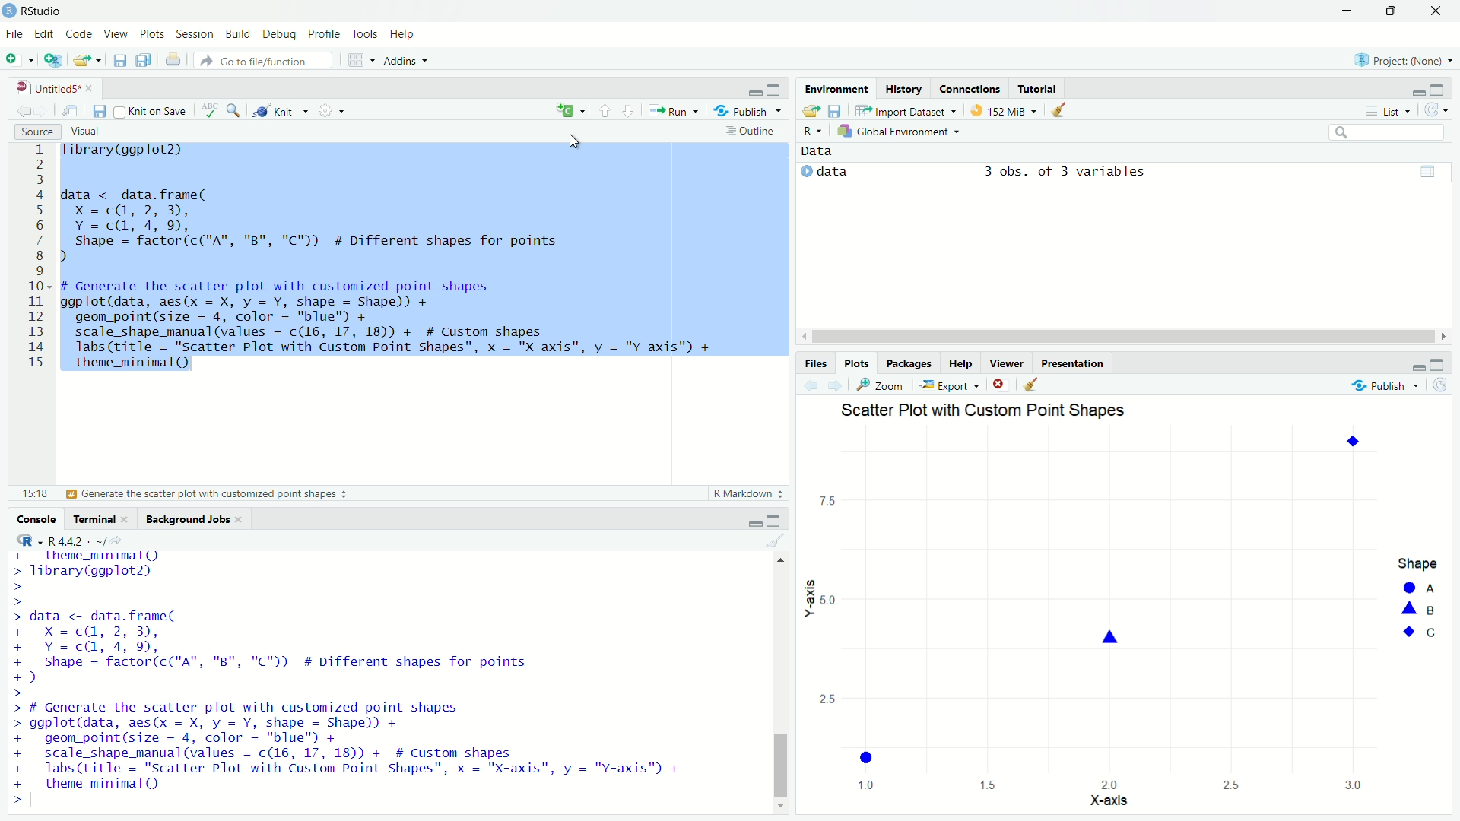 Image resolution: width=1460 pixels, height=821 pixels. What do you see at coordinates (813, 132) in the screenshot?
I see `R` at bounding box center [813, 132].